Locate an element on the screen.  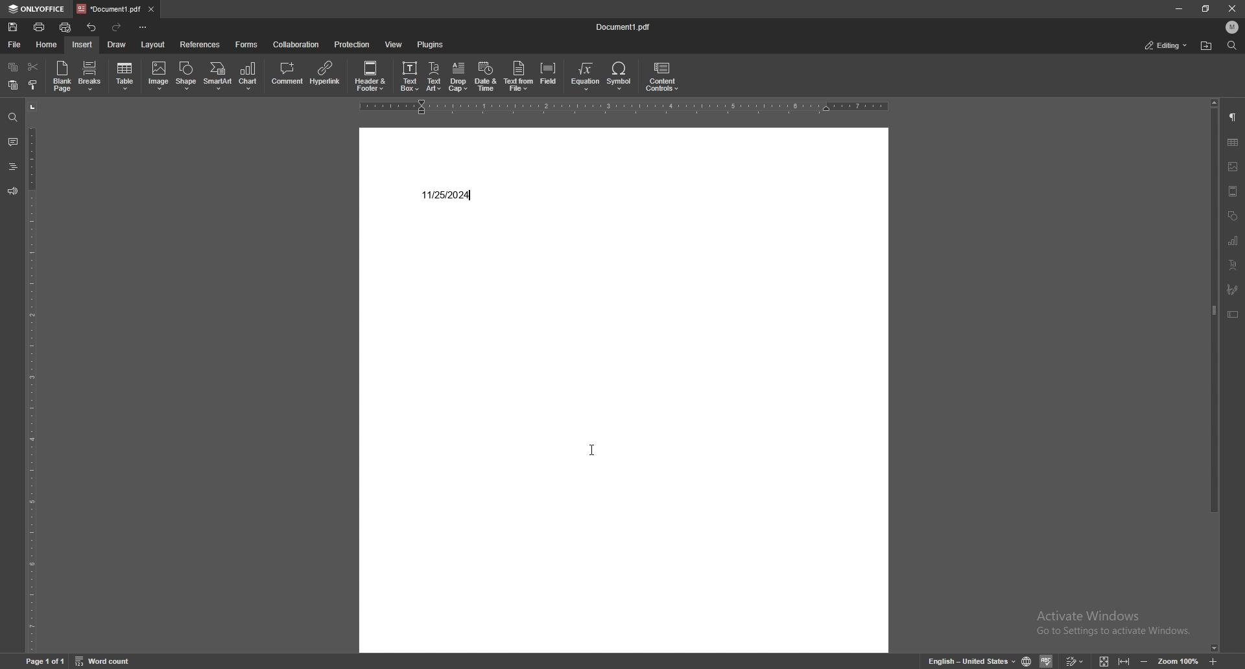
view is located at coordinates (1233, 191).